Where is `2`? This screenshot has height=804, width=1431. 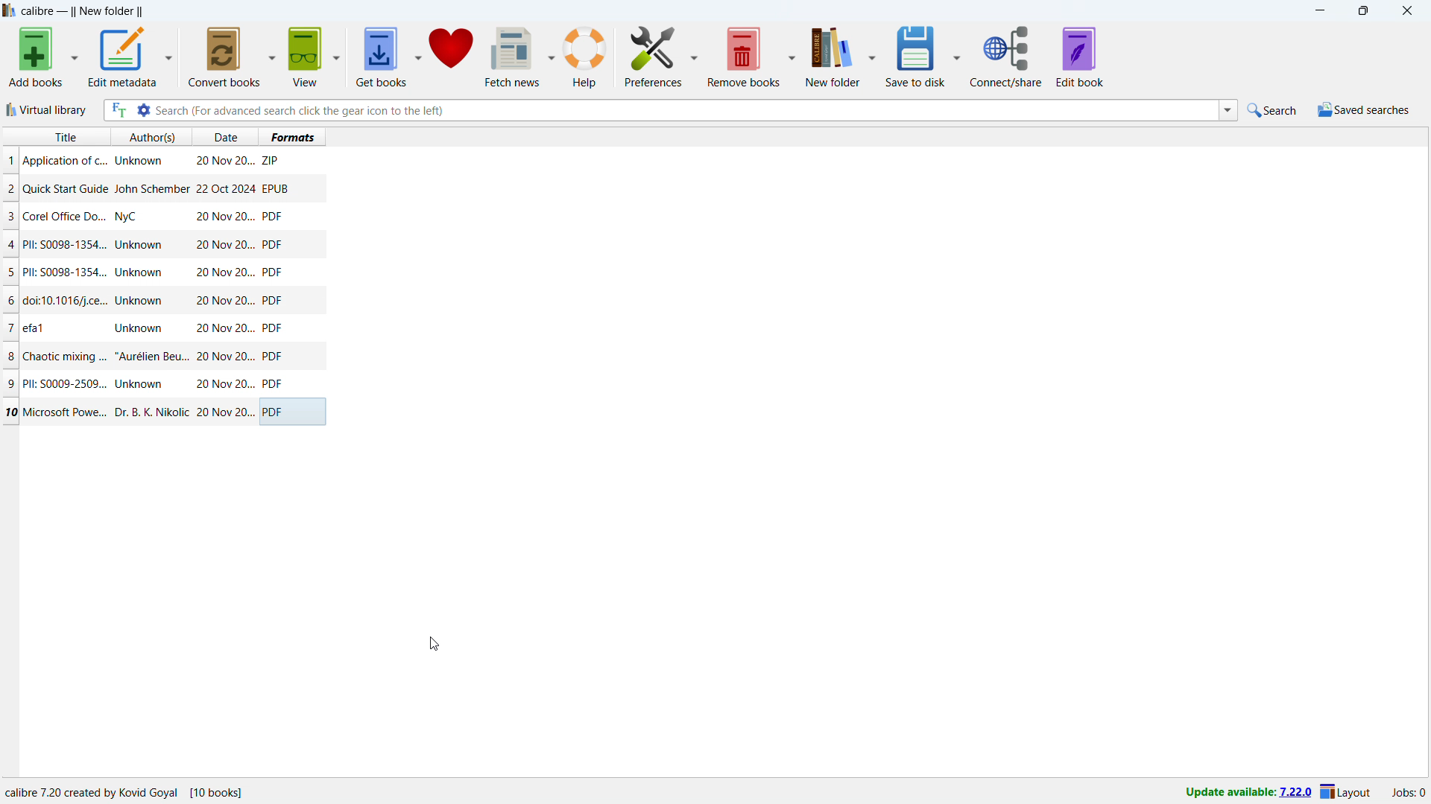 2 is located at coordinates (11, 189).